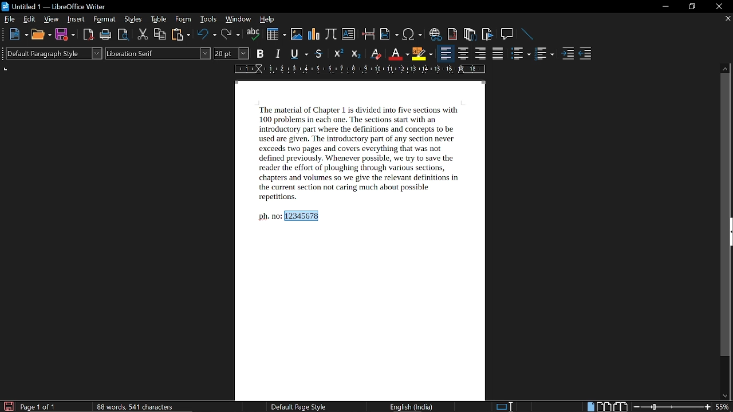 The image size is (733, 412). Describe the element at coordinates (184, 20) in the screenshot. I see `form` at that location.